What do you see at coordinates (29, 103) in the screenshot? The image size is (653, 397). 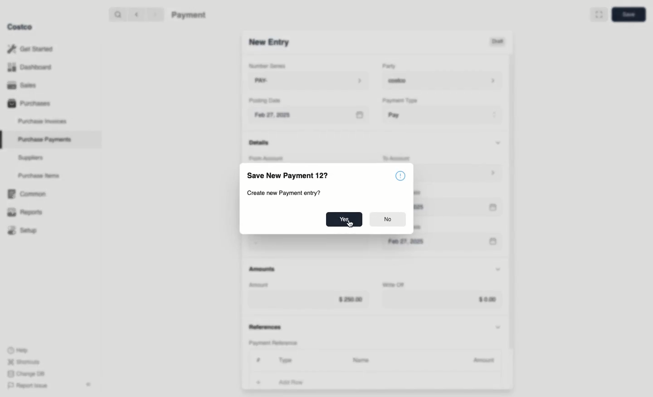 I see `Purchases` at bounding box center [29, 103].